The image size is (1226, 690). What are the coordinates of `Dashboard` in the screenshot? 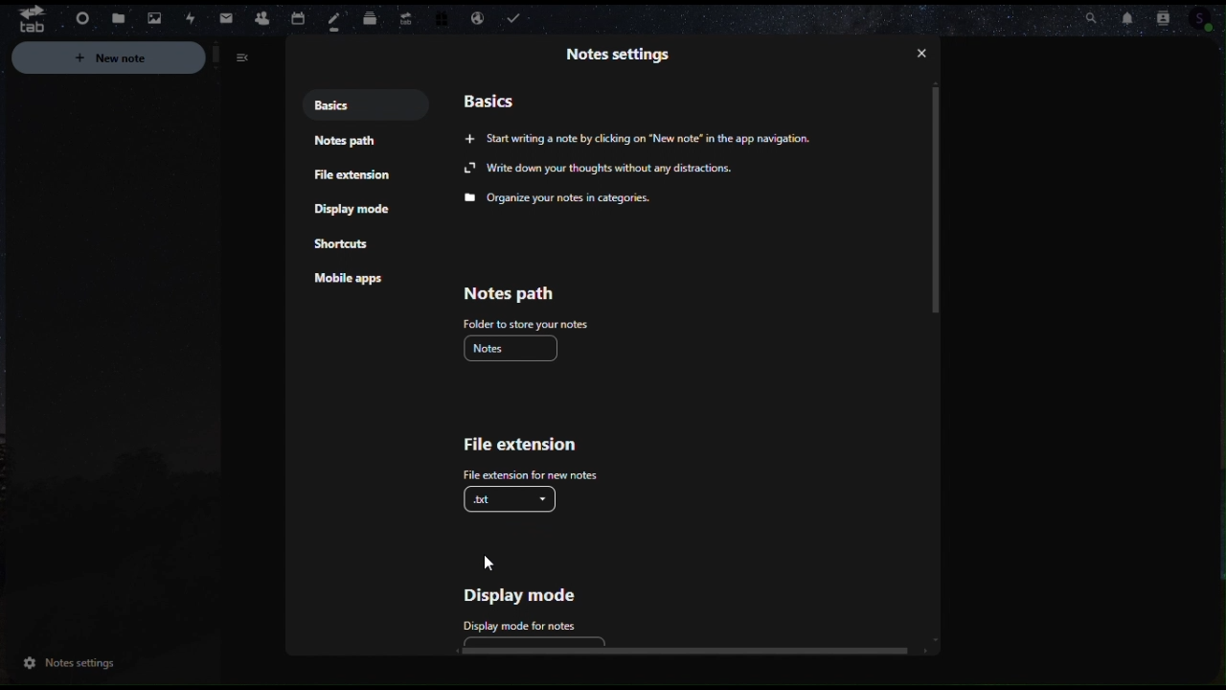 It's located at (79, 20).